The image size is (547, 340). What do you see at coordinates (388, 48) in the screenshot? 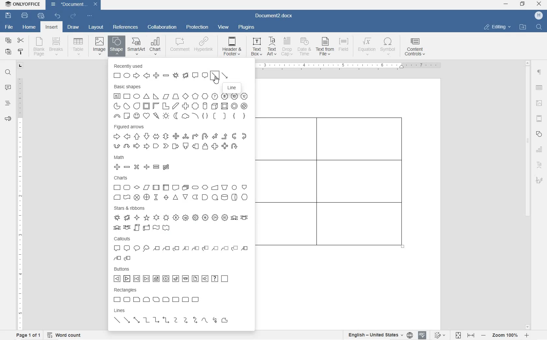
I see `SYMBOL` at bounding box center [388, 48].